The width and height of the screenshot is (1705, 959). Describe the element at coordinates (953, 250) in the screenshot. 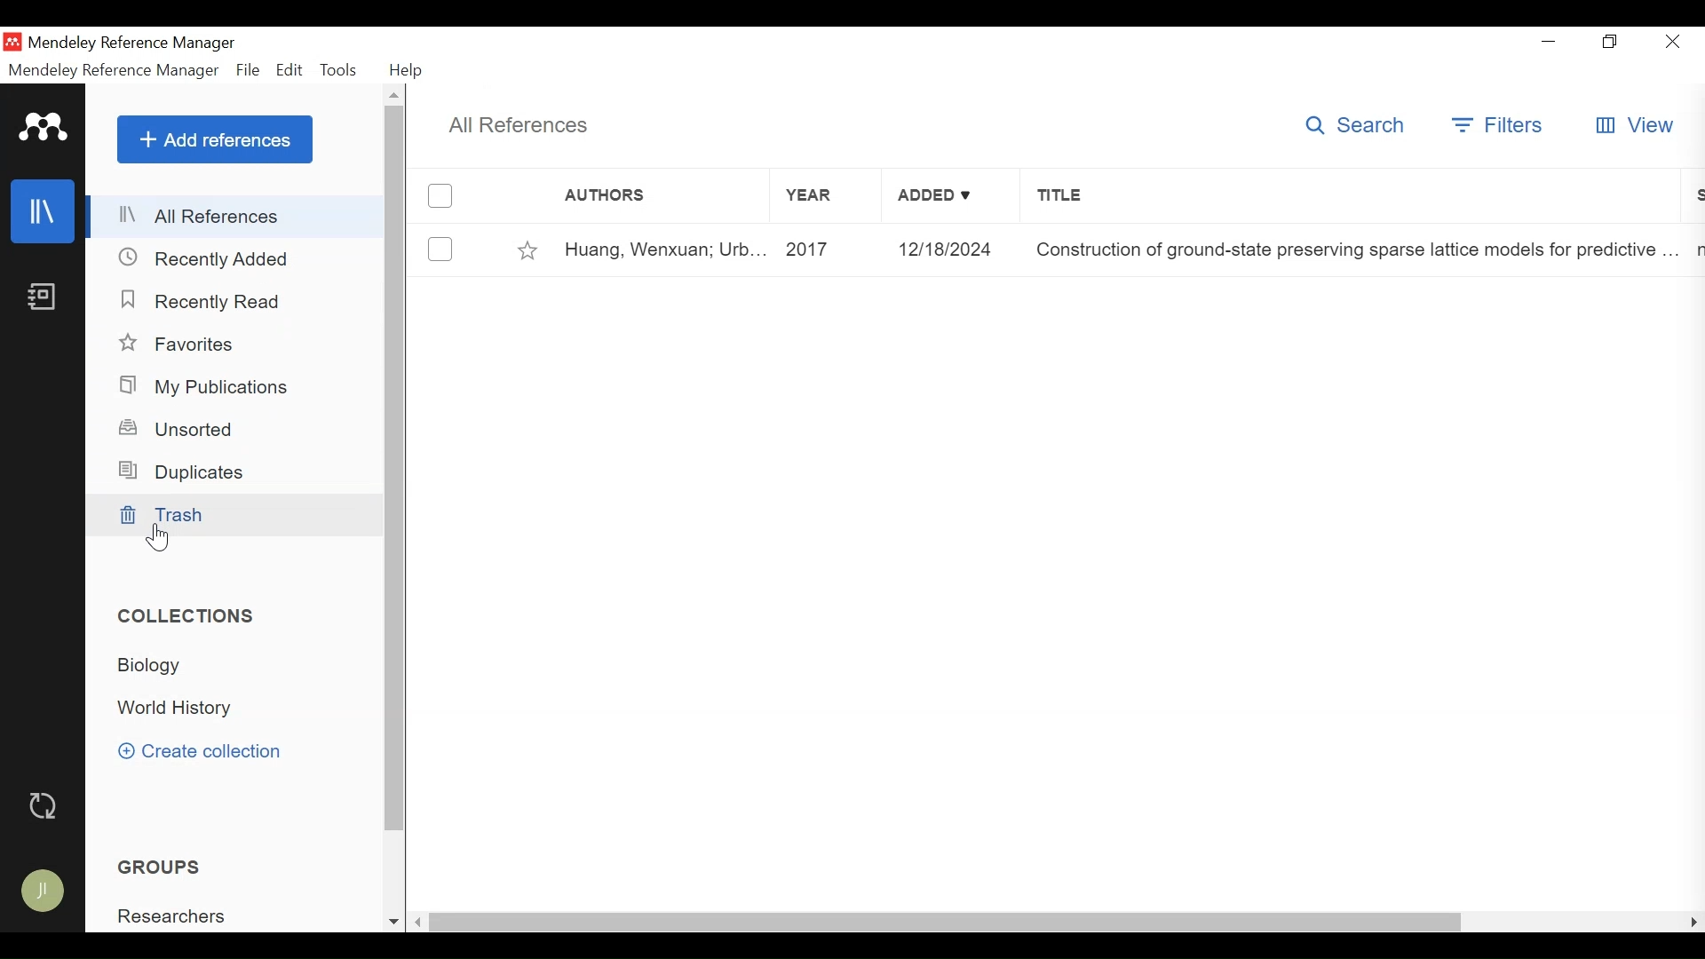

I see `12/18/2024` at that location.